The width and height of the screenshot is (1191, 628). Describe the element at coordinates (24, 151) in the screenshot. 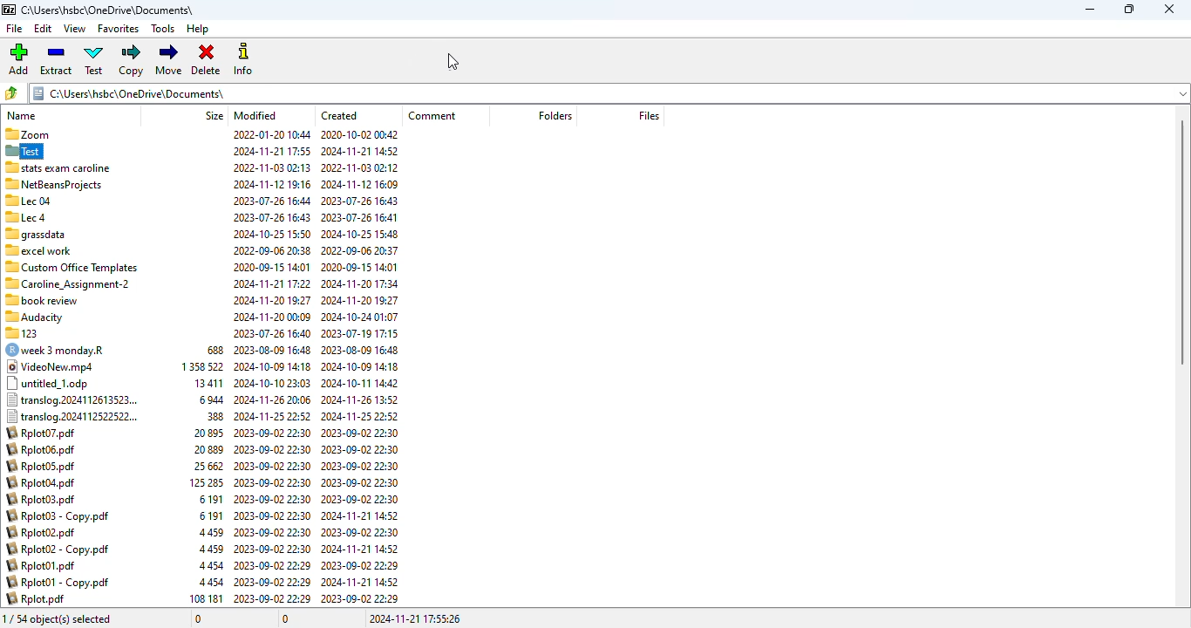

I see `Test` at that location.